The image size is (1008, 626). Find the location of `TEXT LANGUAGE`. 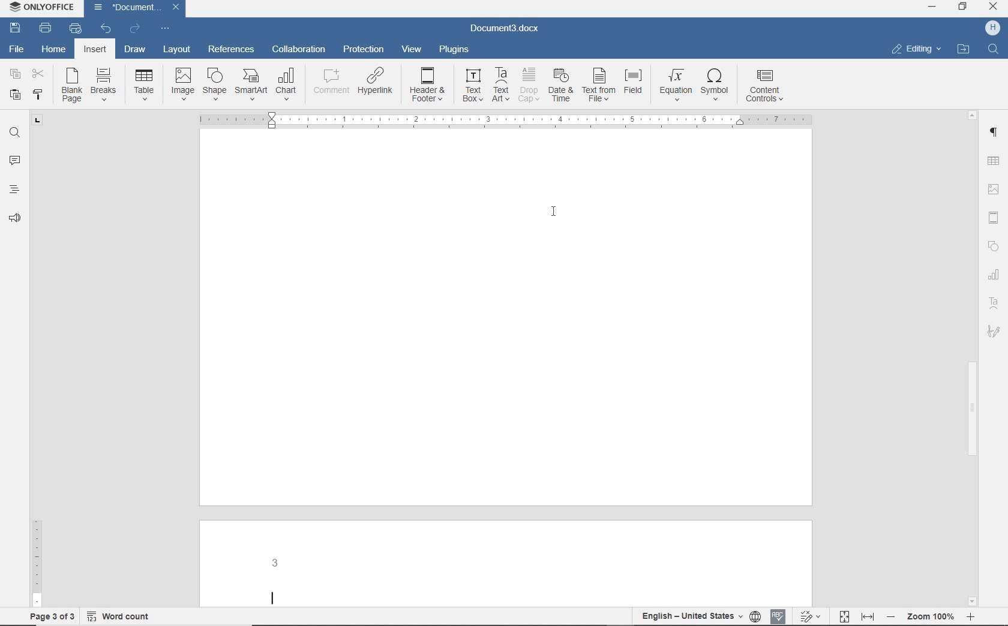

TEXT LANGUAGE is located at coordinates (691, 616).